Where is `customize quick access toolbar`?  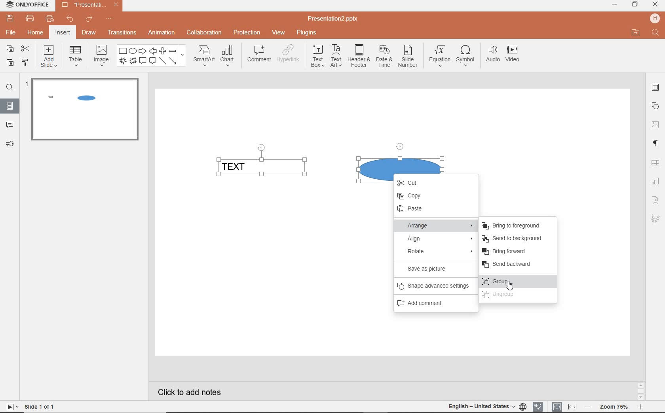 customize quick access toolbar is located at coordinates (108, 19).